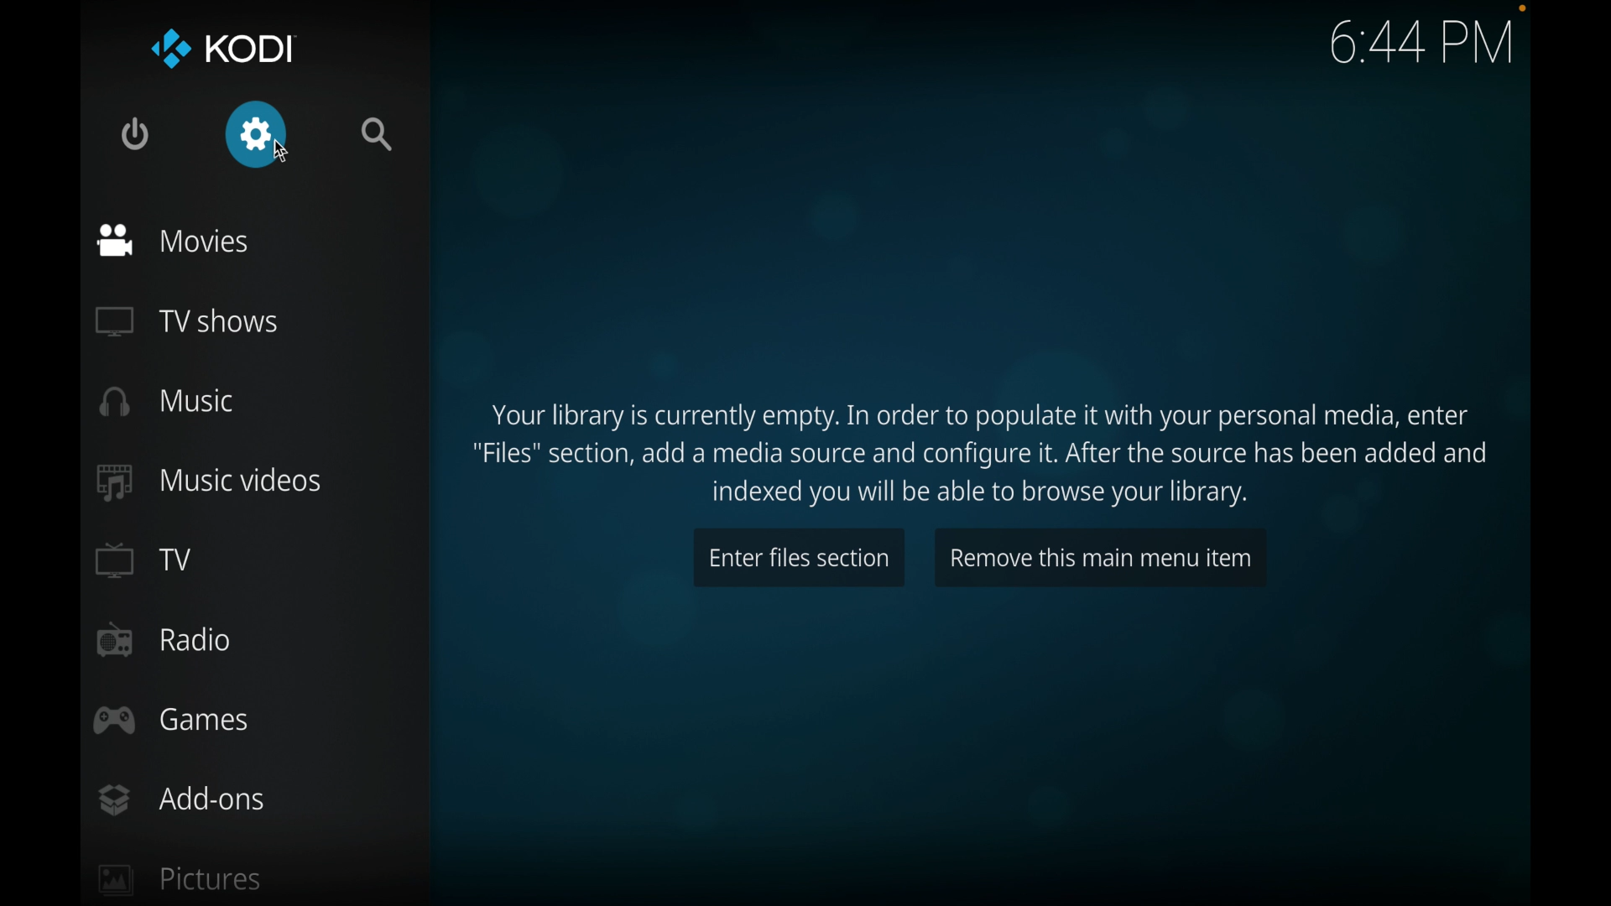 This screenshot has height=906, width=1611. What do you see at coordinates (144, 559) in the screenshot?
I see `TV` at bounding box center [144, 559].